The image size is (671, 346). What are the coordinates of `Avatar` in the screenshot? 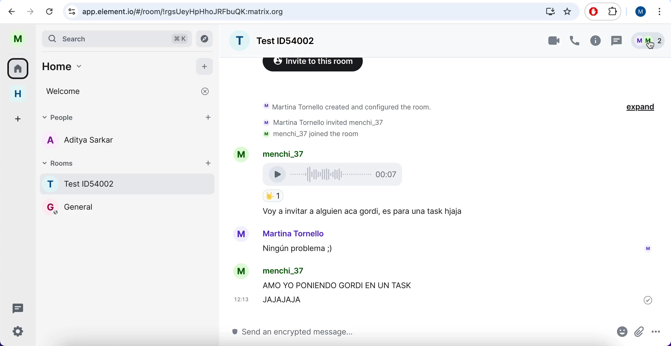 It's located at (649, 248).